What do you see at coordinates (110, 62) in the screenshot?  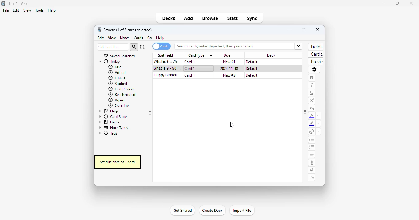 I see `today` at bounding box center [110, 62].